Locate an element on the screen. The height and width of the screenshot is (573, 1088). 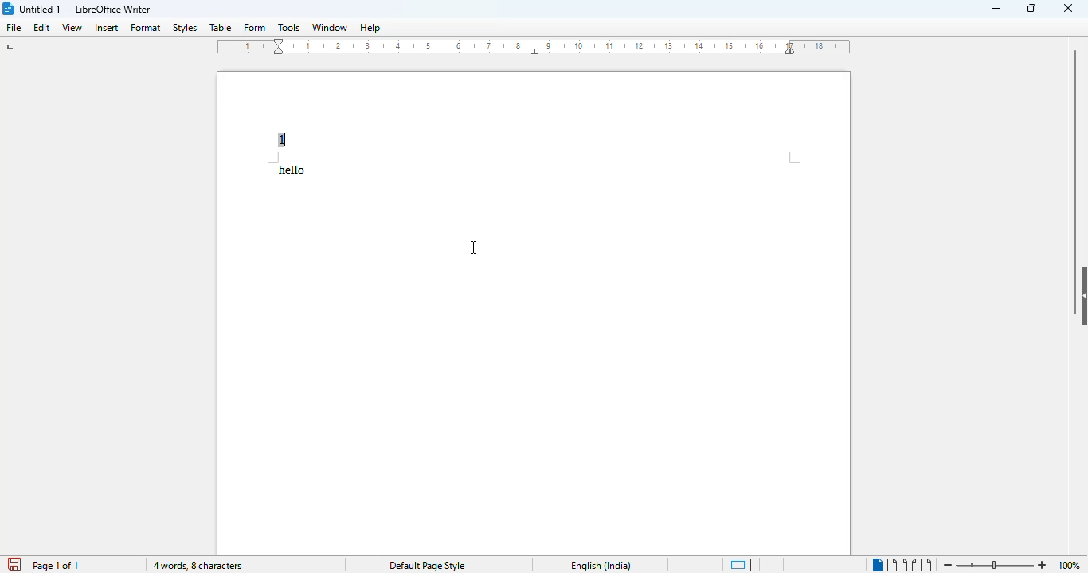
multi-page view is located at coordinates (897, 565).